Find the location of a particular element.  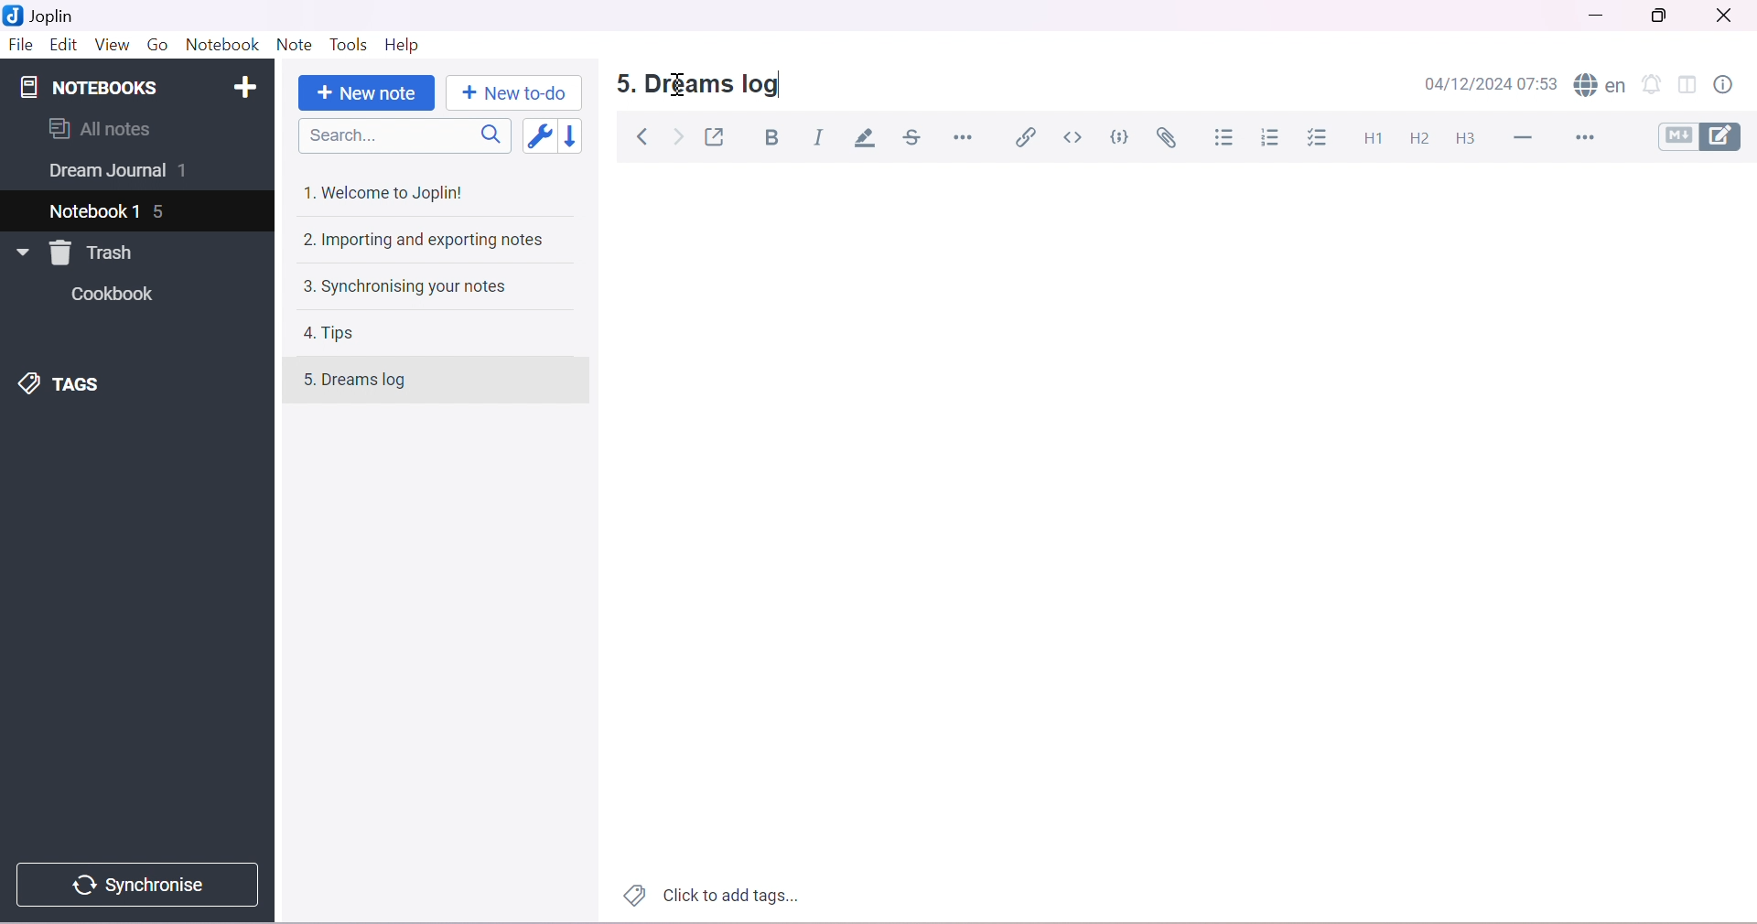

Toggle editors is located at coordinates (1705, 136).